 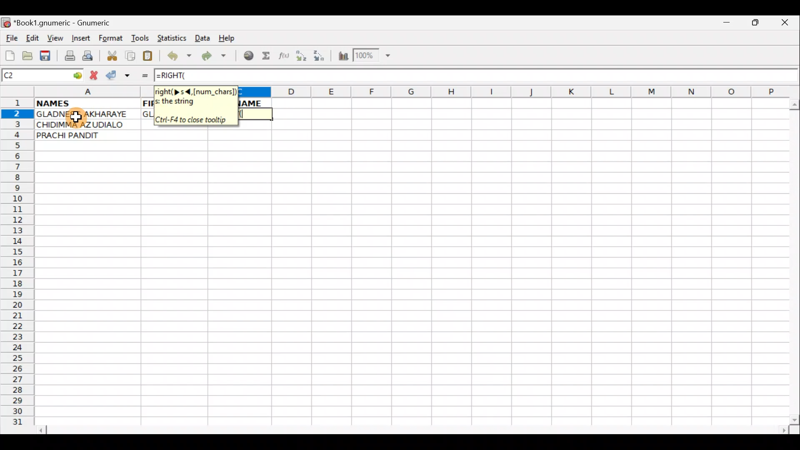 I want to click on Save current workbook, so click(x=47, y=56).